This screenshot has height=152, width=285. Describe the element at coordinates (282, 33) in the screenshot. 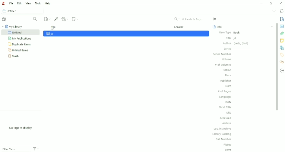

I see `Attachments` at that location.